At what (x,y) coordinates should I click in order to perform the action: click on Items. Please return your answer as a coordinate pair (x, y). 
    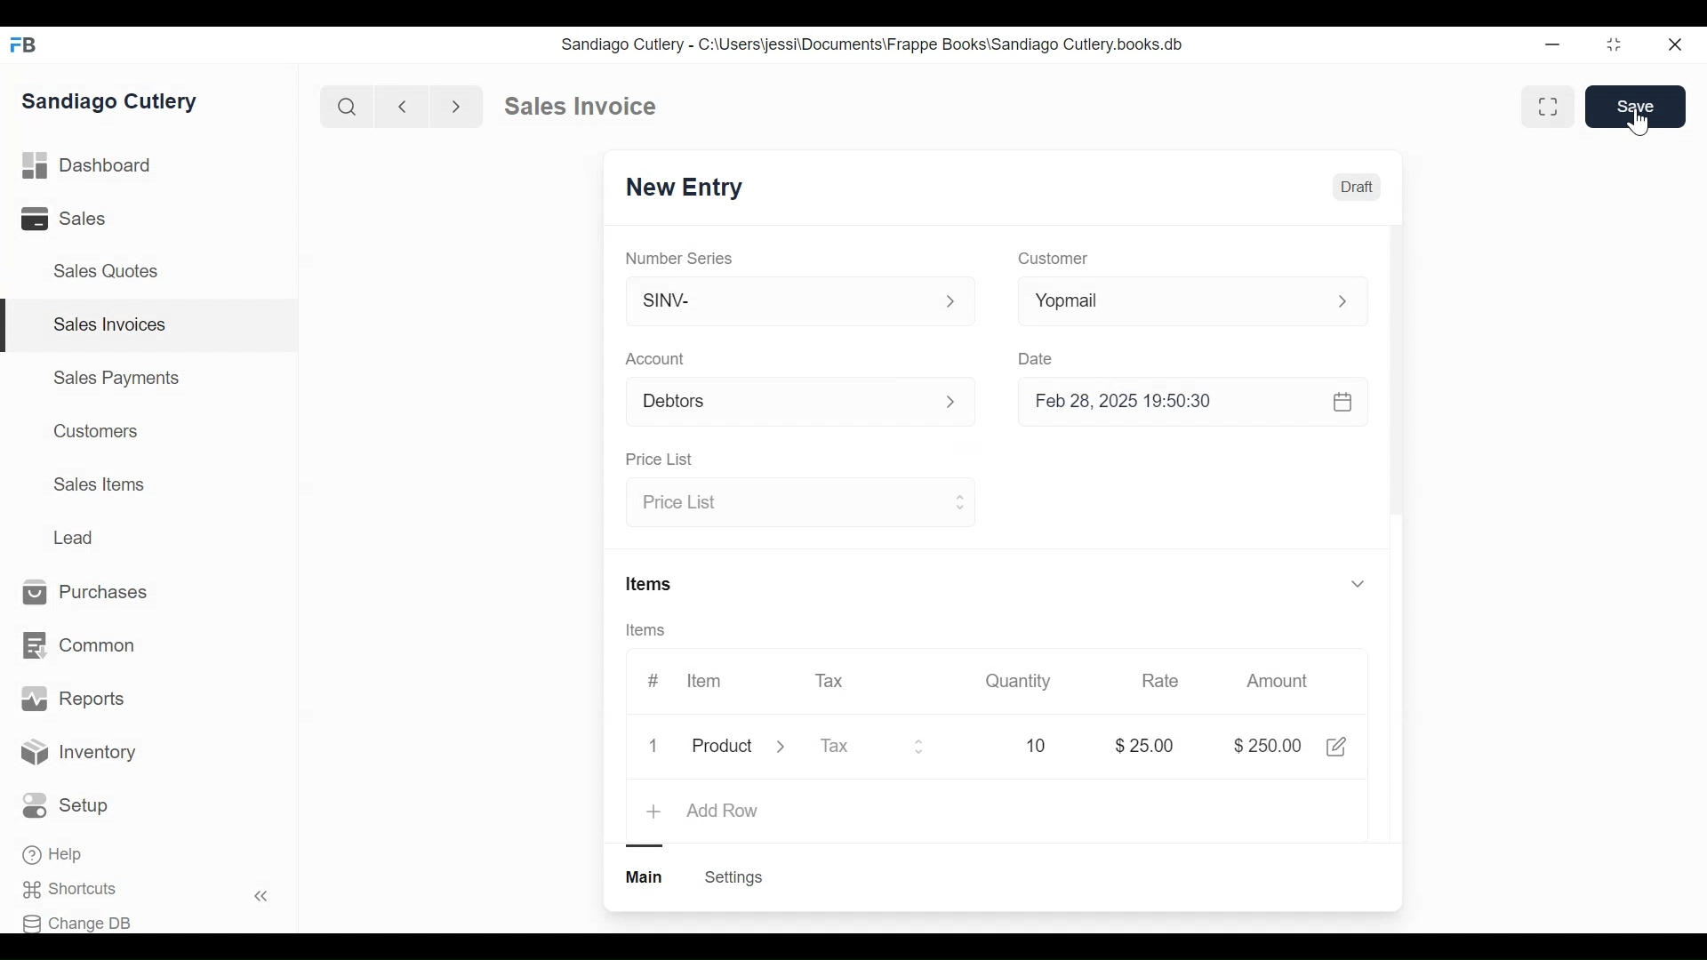
    Looking at the image, I should click on (652, 582).